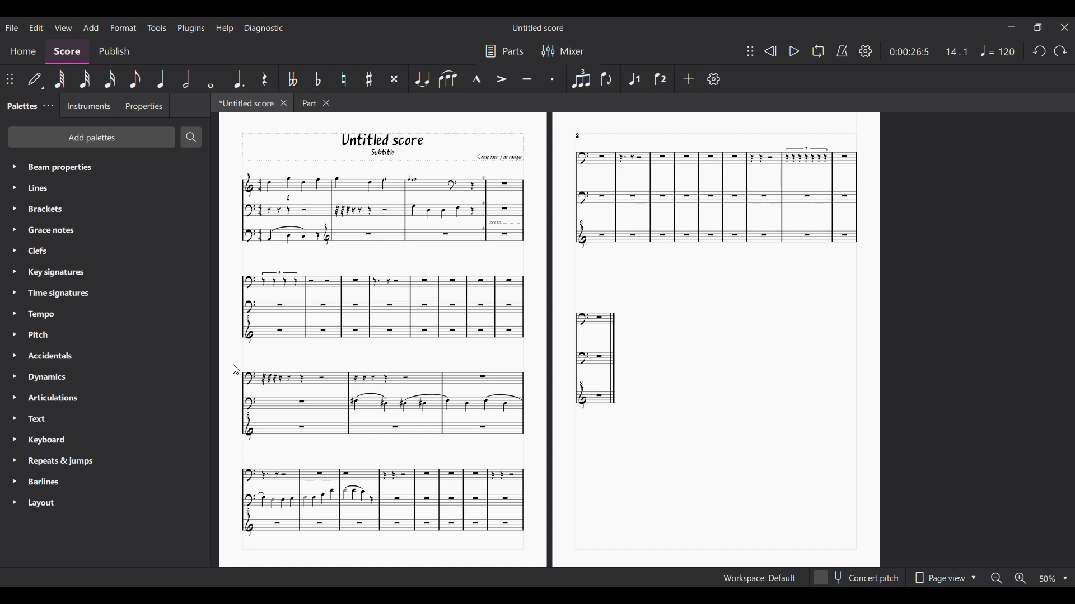 The width and height of the screenshot is (1075, 604). I want to click on Plugins menu, so click(191, 29).